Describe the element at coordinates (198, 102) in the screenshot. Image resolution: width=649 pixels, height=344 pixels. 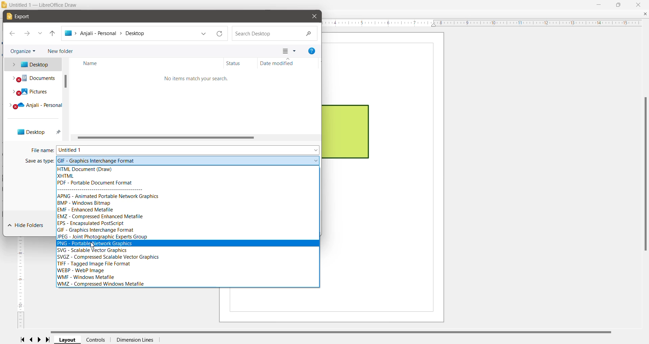
I see `Contents view in the selected location` at that location.